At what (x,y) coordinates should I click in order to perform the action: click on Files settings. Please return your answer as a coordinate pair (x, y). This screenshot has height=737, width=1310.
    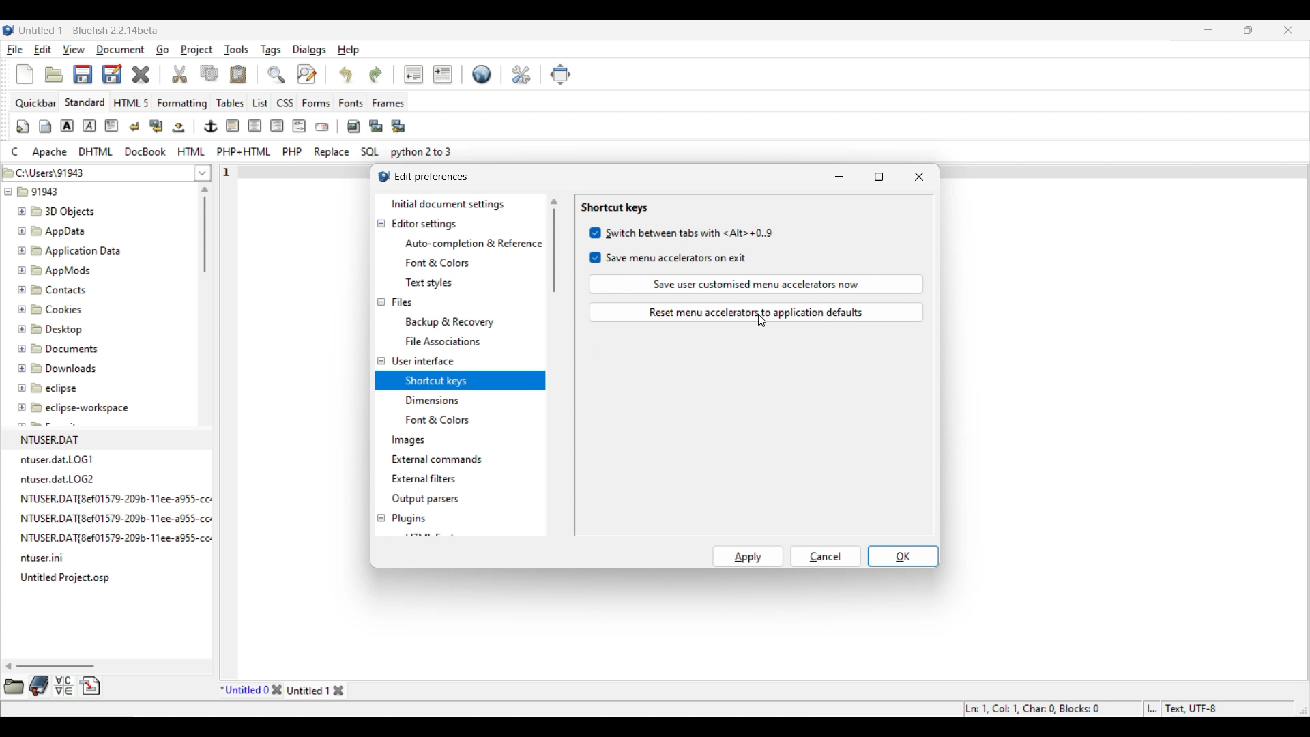
    Looking at the image, I should click on (402, 302).